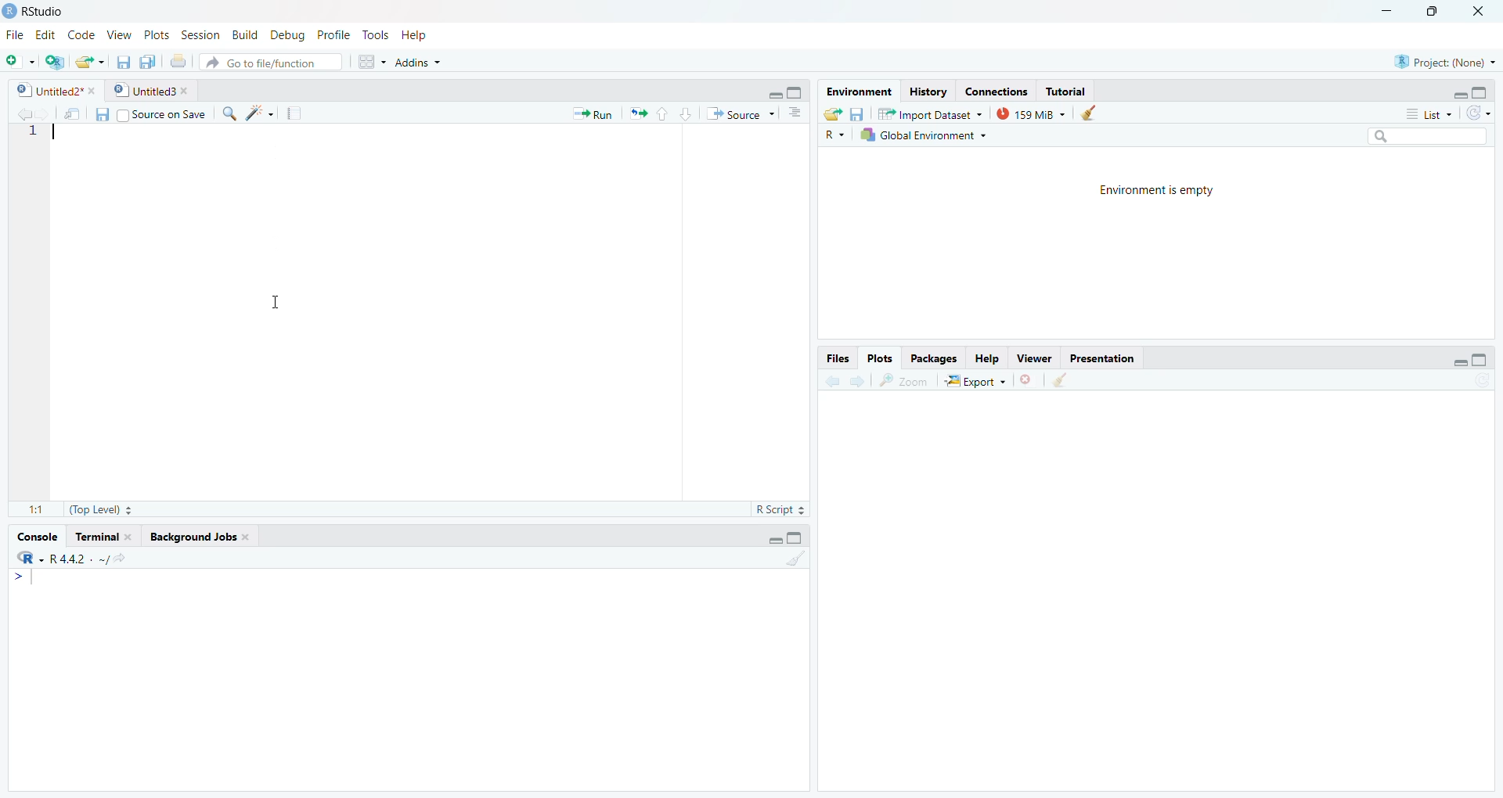  I want to click on Terminal, so click(103, 537).